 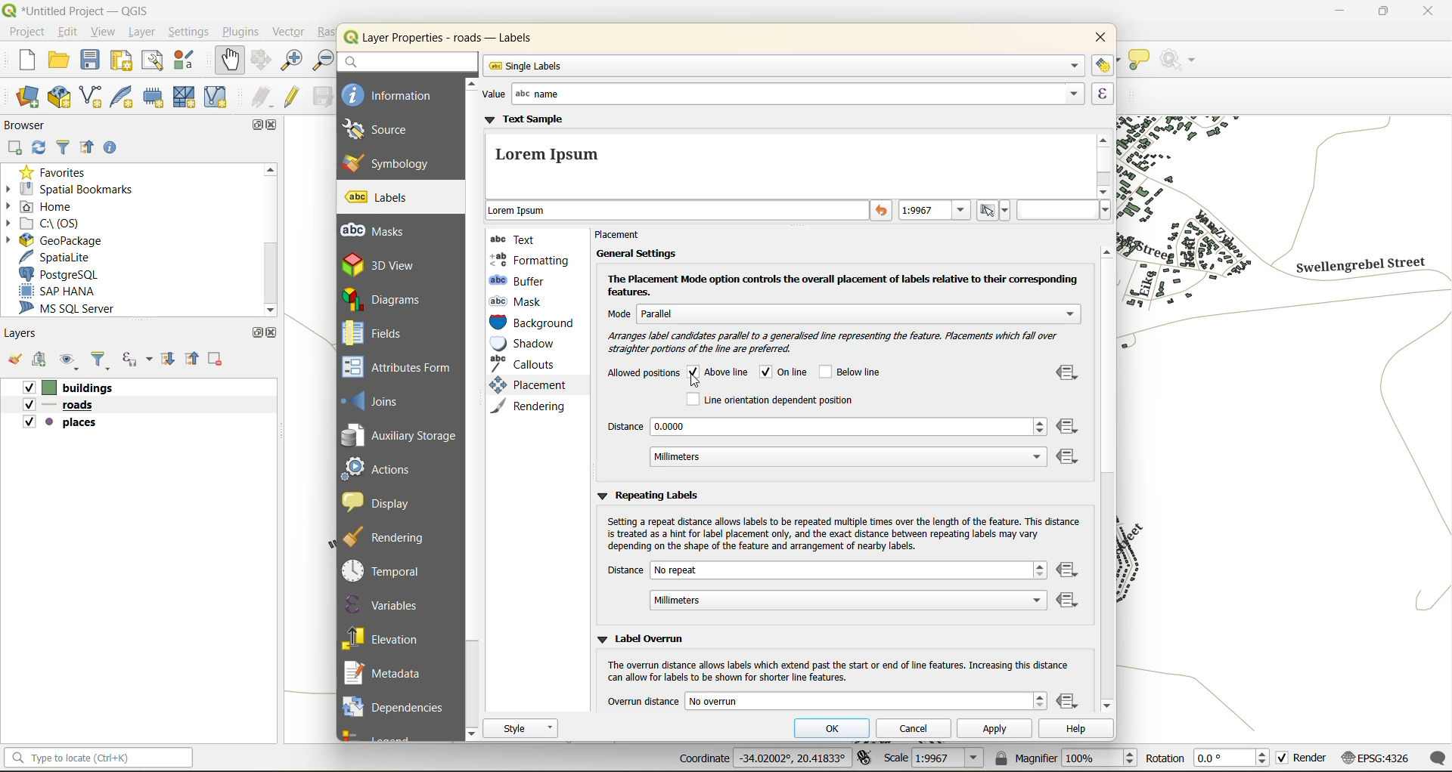 I want to click on placement, so click(x=623, y=236).